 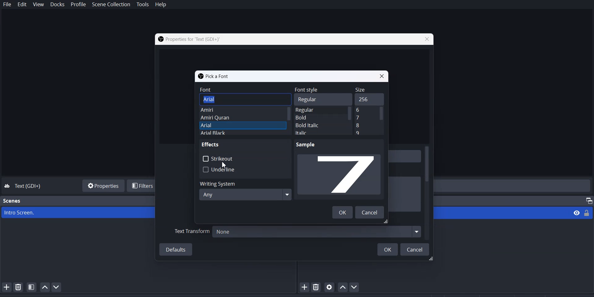 I want to click on Cancel, so click(x=415, y=249).